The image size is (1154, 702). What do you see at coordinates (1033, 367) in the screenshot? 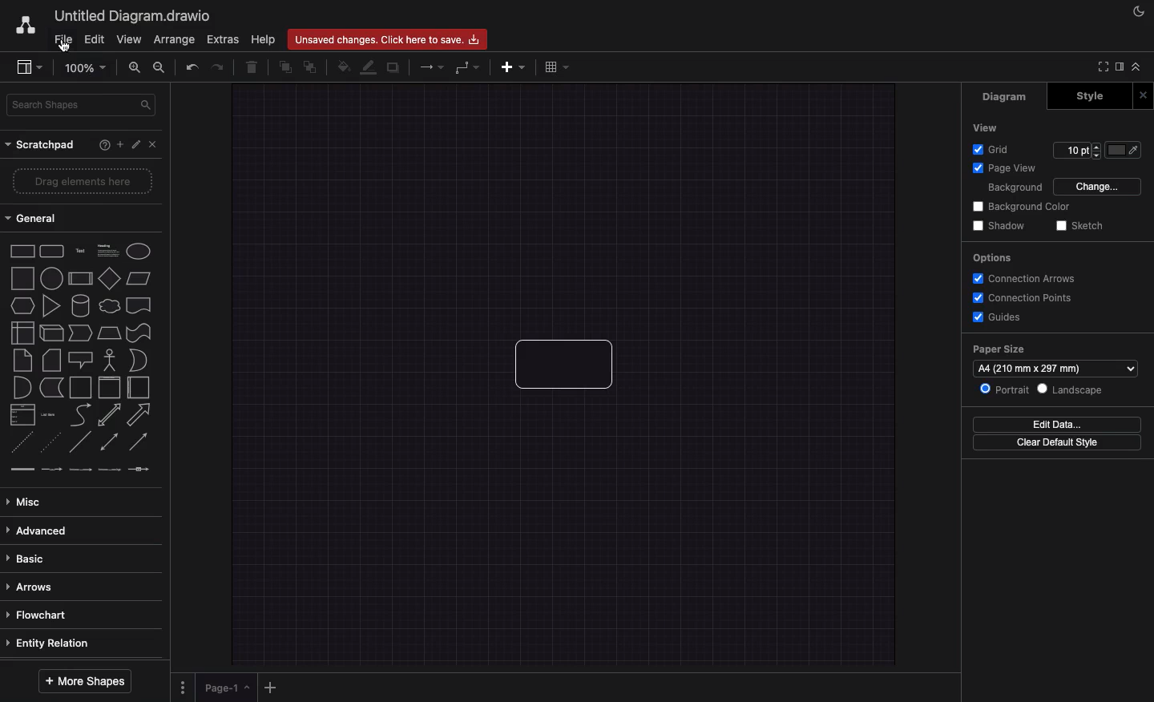
I see `a4 (210mm*297mm)` at bounding box center [1033, 367].